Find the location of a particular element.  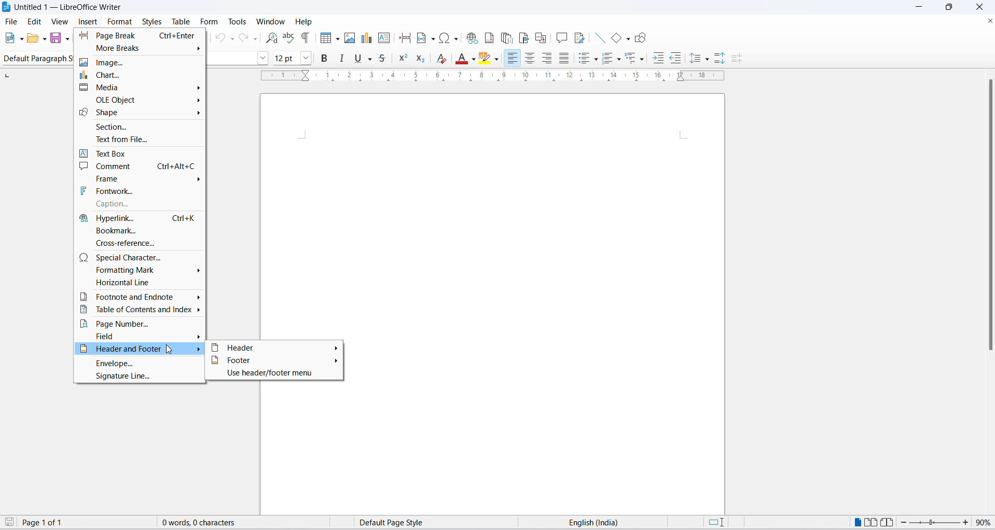

insert is located at coordinates (88, 21).